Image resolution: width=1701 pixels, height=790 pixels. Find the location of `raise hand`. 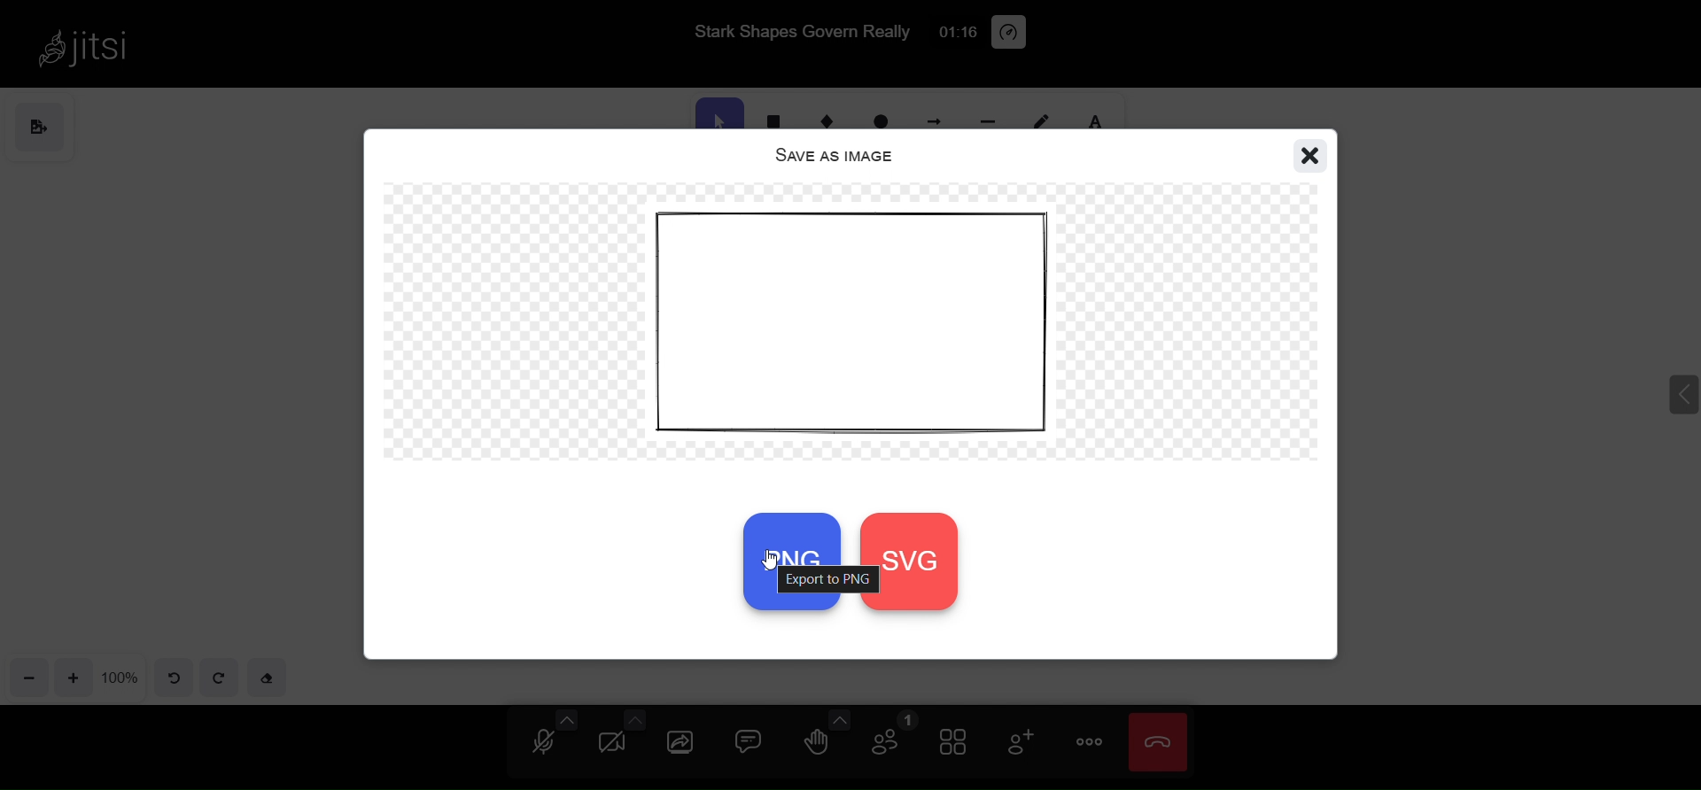

raise hand is located at coordinates (815, 746).